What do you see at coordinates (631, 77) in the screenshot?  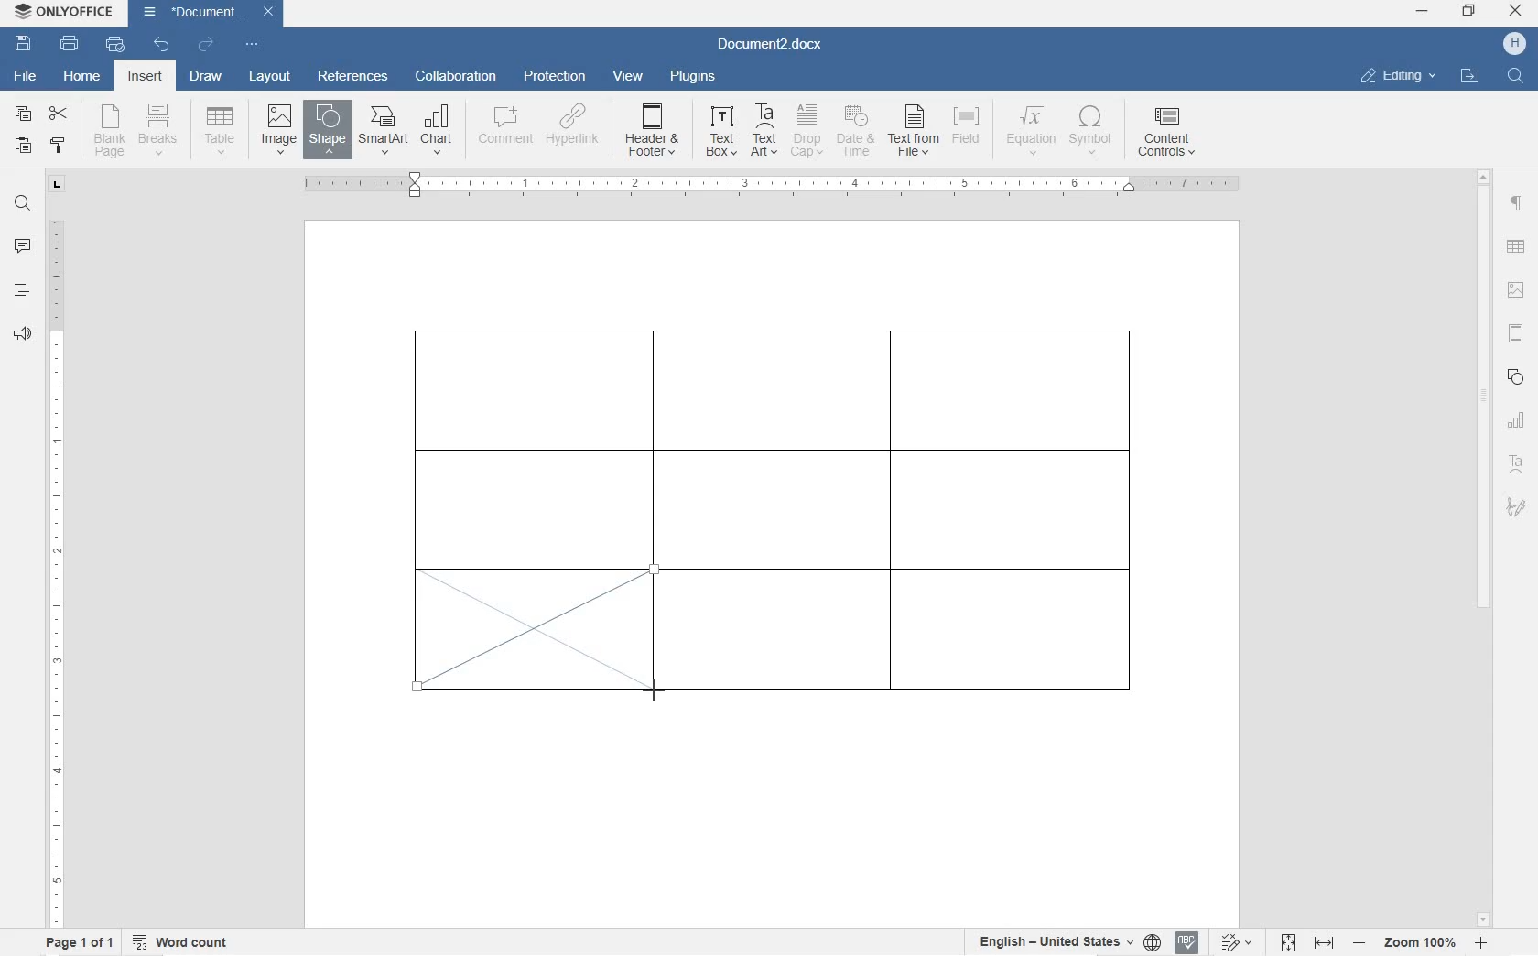 I see `view` at bounding box center [631, 77].